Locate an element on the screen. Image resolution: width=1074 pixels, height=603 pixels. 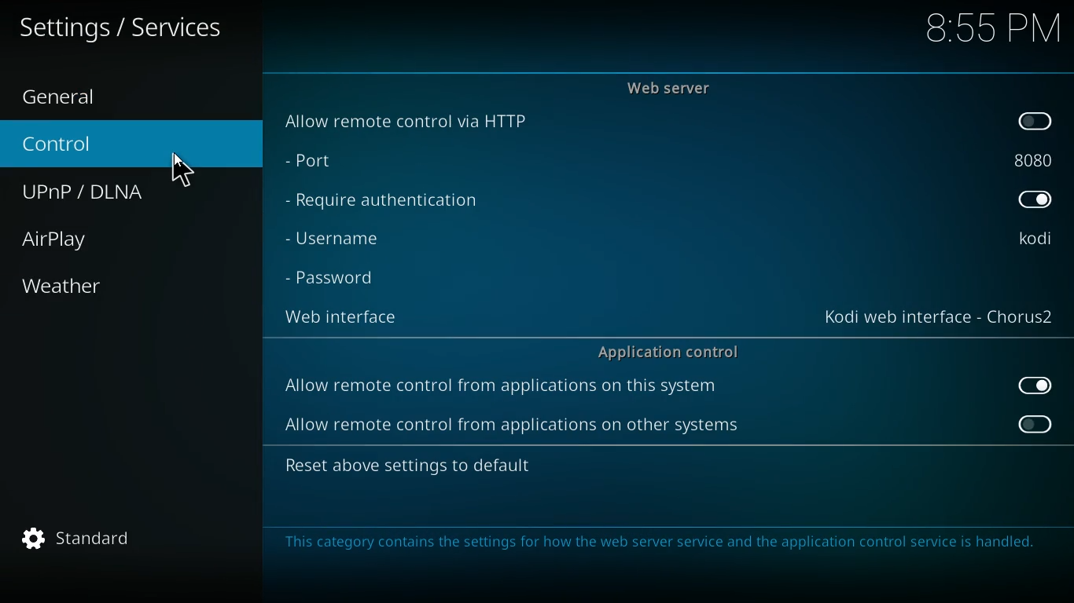
Cursor is located at coordinates (178, 170).